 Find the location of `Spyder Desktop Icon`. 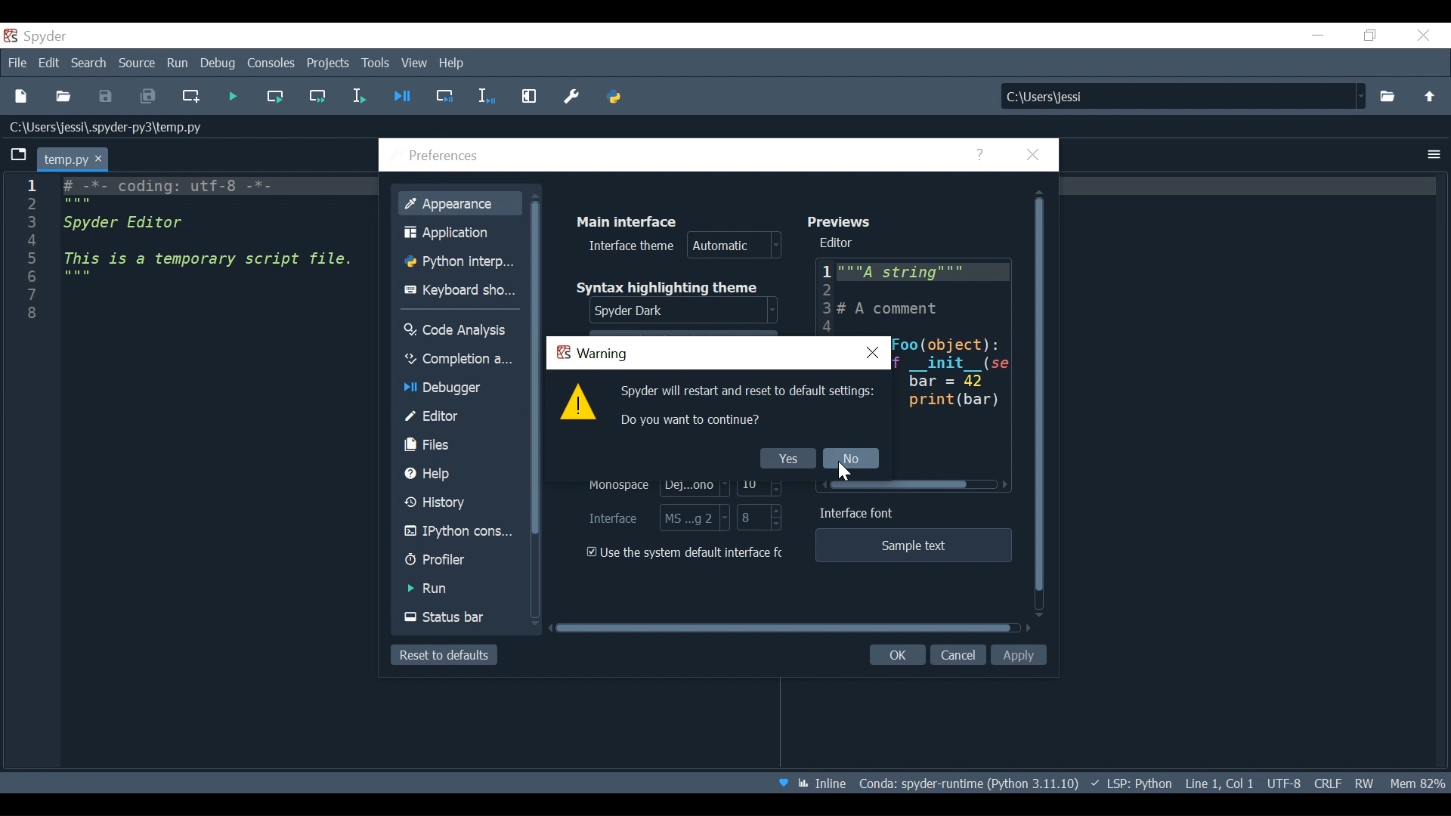

Spyder Desktop Icon is located at coordinates (36, 37).